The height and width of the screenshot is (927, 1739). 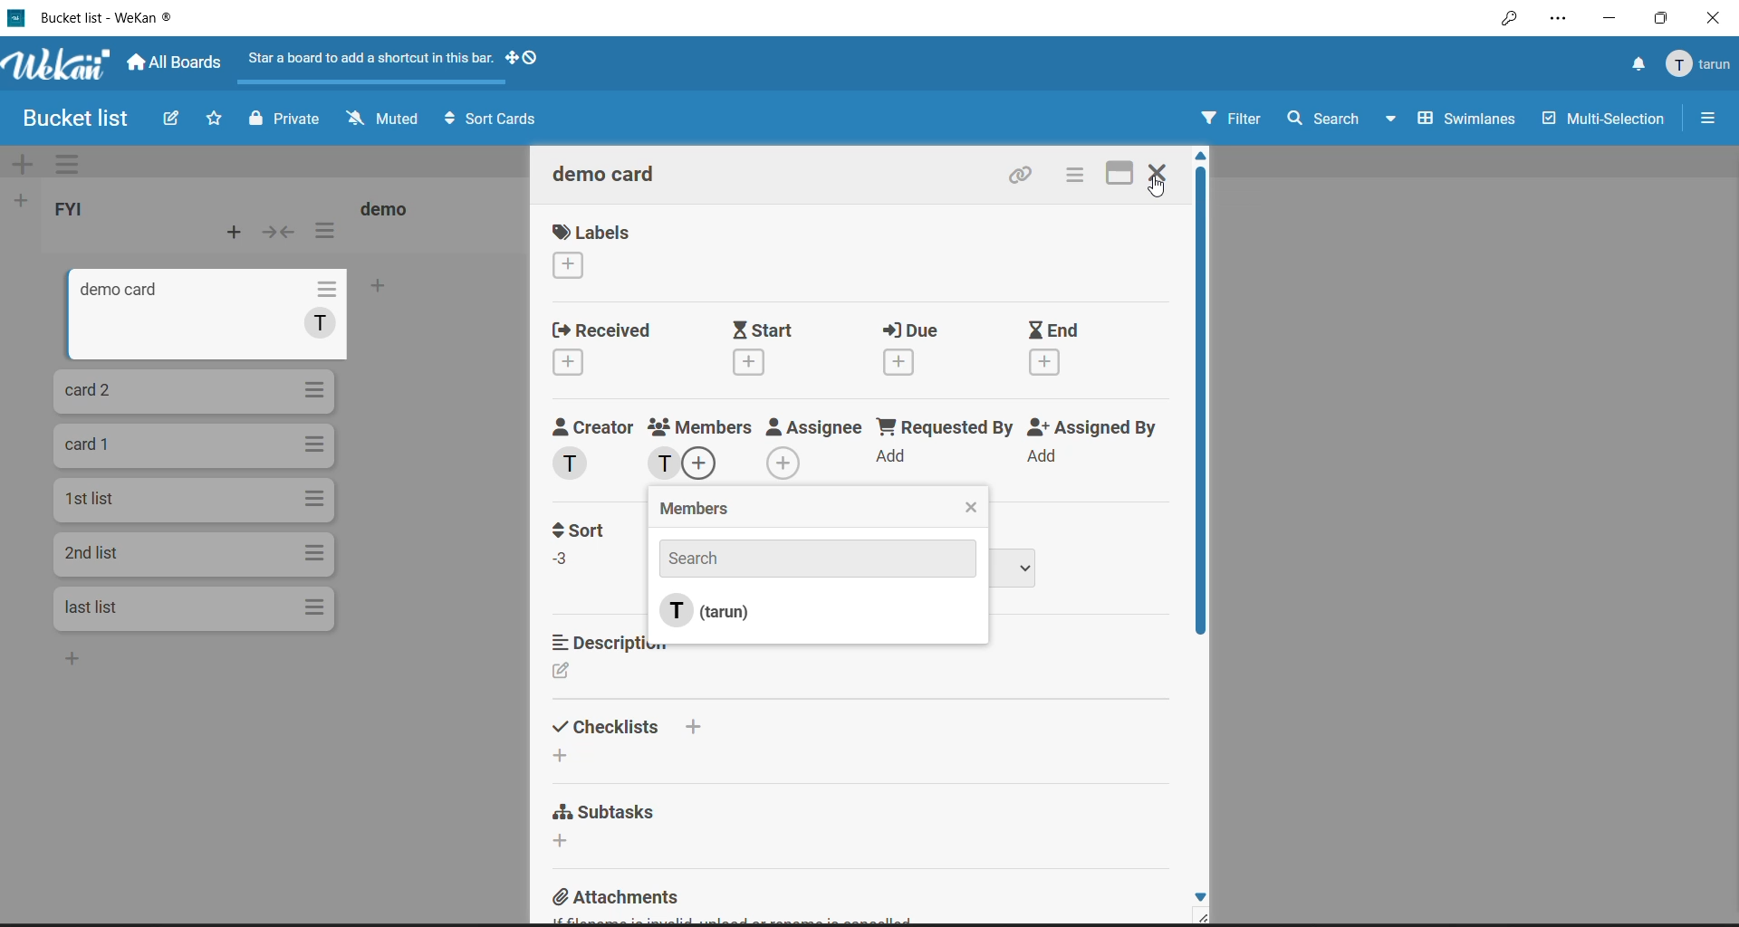 What do you see at coordinates (92, 17) in the screenshot?
I see `file title` at bounding box center [92, 17].